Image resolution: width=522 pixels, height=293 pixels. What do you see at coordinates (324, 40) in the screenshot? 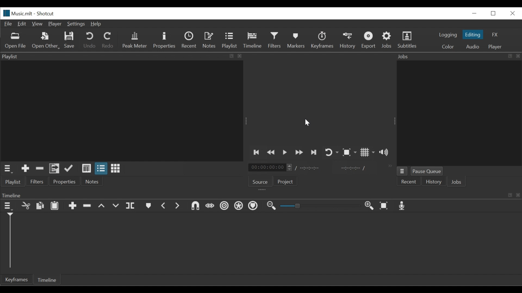
I see `Keyframe` at bounding box center [324, 40].